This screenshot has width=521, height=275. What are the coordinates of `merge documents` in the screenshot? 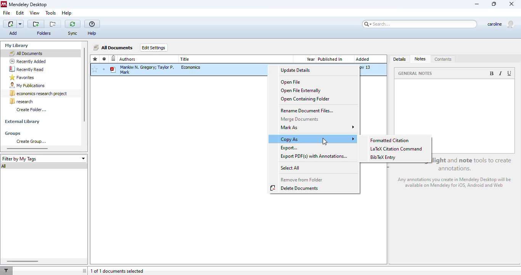 It's located at (299, 119).